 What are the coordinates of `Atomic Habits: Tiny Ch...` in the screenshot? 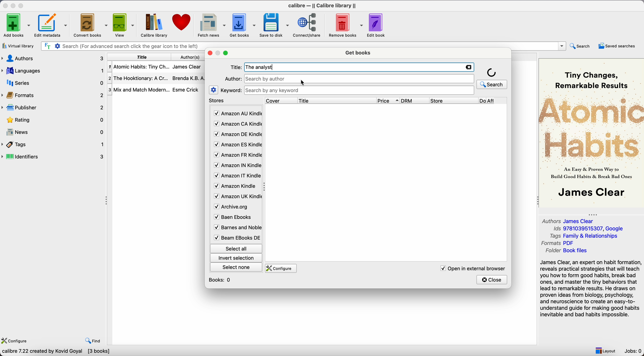 It's located at (140, 67).